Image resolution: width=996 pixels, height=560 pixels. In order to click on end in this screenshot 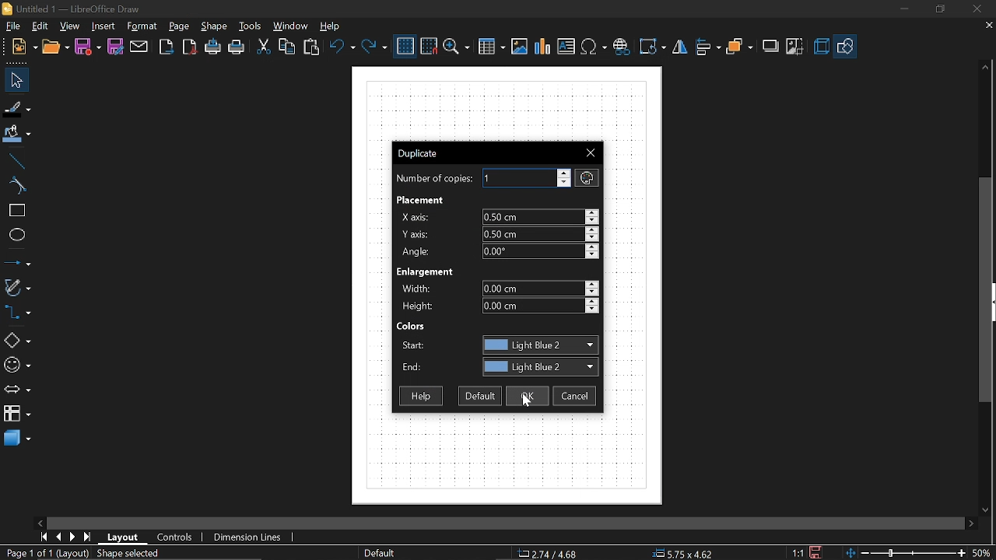, I will do `click(539, 366)`.